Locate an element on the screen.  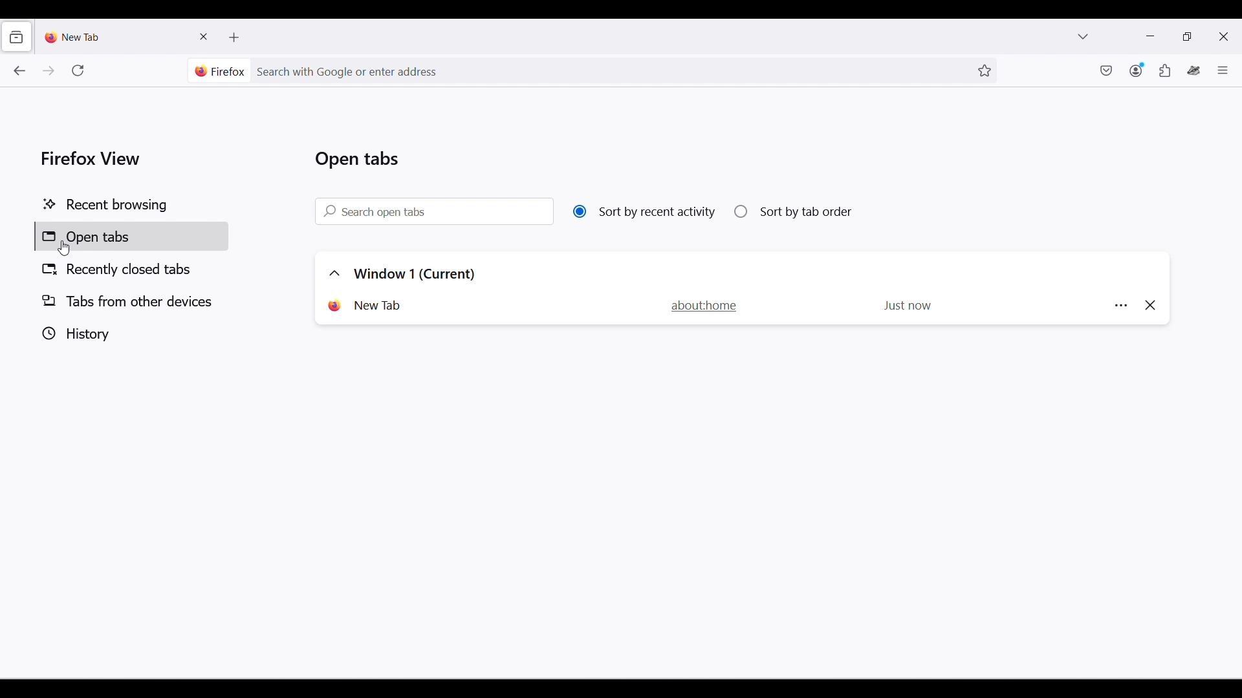
 is located at coordinates (1149, 306).